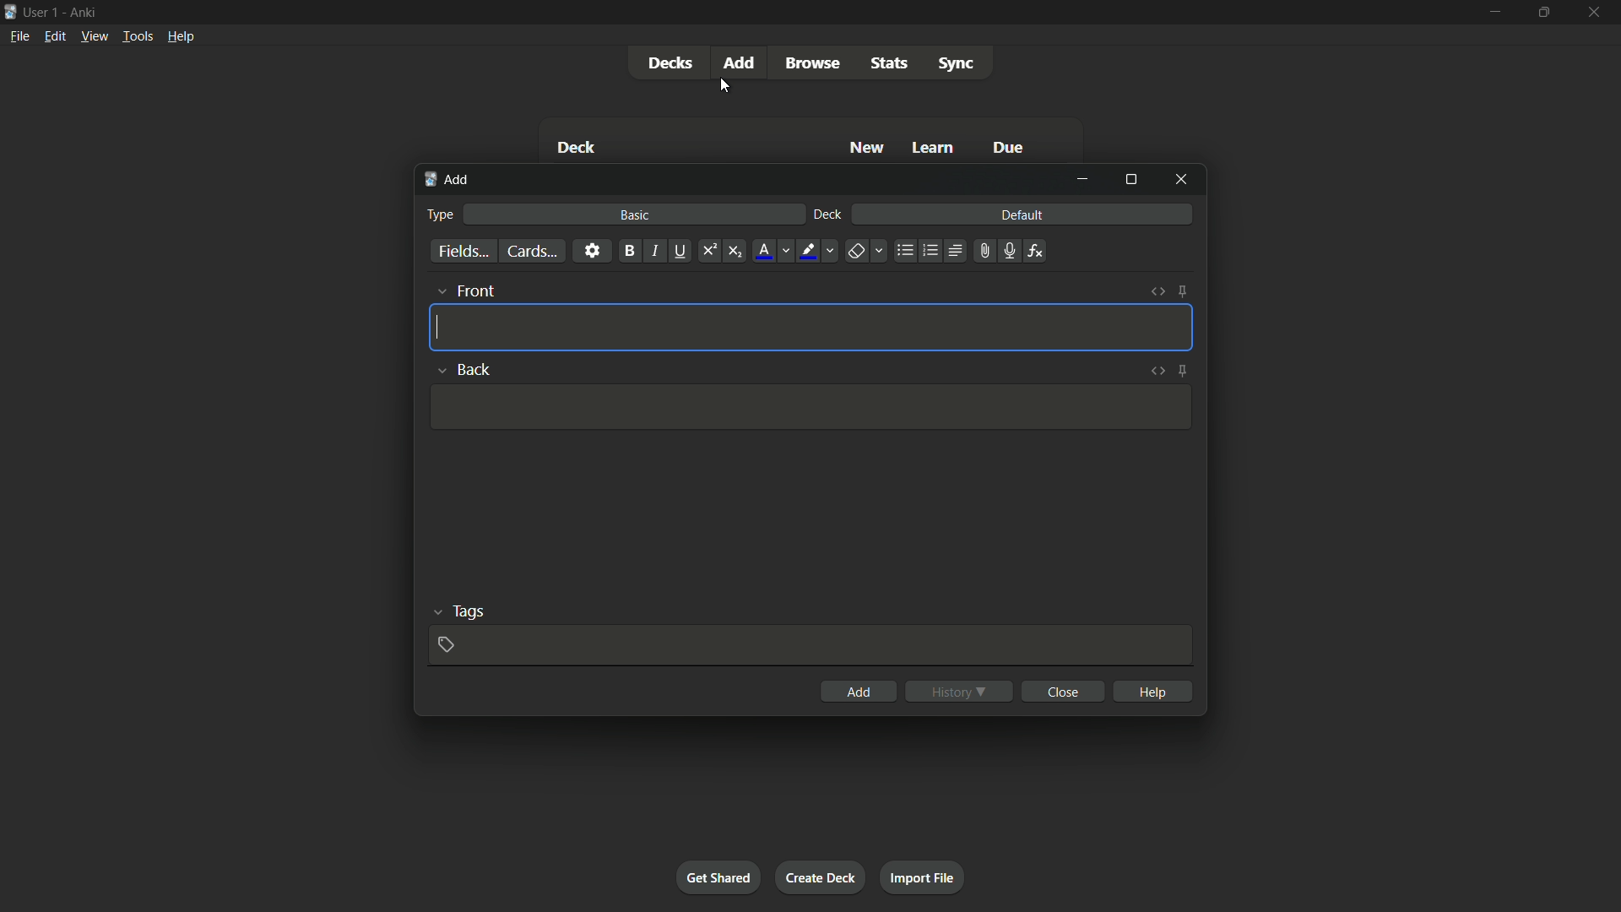 The image size is (1621, 912). I want to click on maximize, so click(1542, 12).